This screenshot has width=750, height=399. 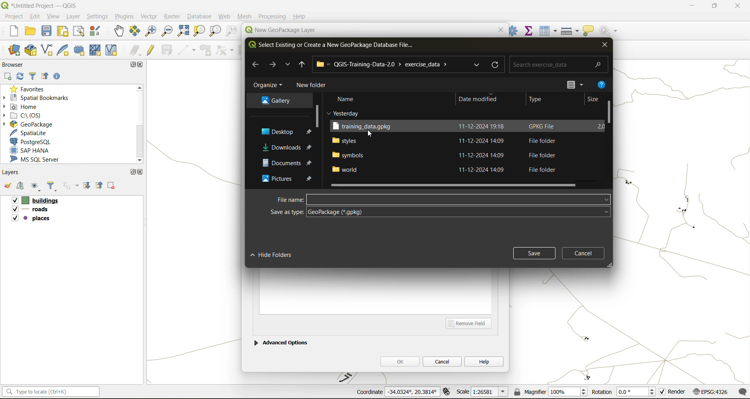 What do you see at coordinates (598, 99) in the screenshot?
I see `size` at bounding box center [598, 99].